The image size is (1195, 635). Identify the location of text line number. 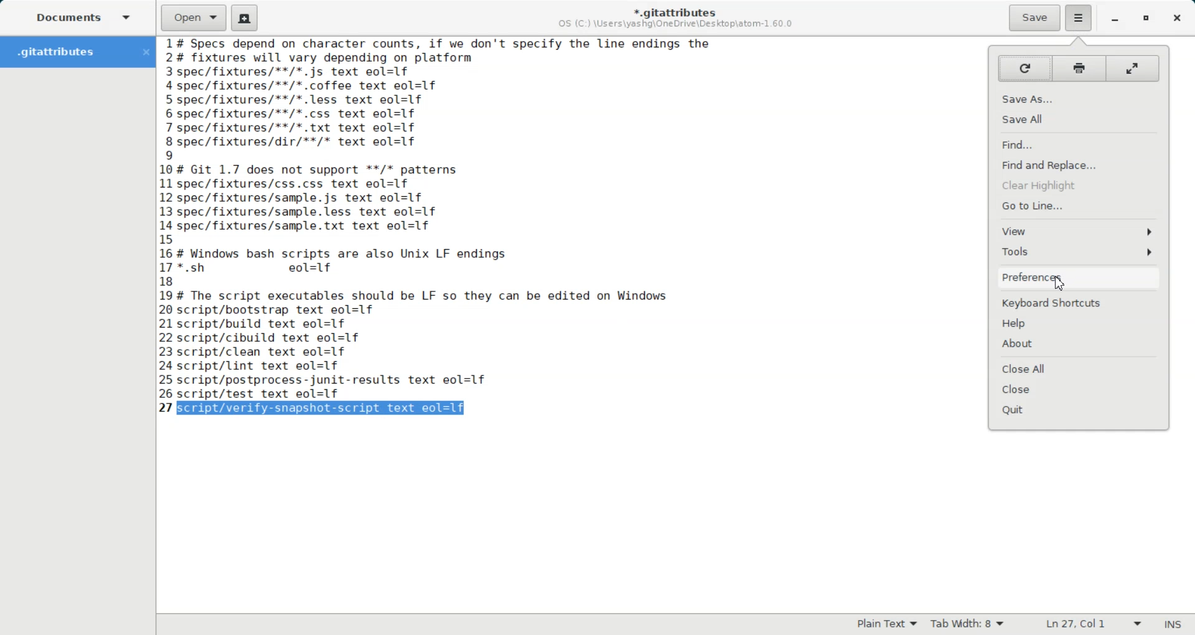
(169, 217).